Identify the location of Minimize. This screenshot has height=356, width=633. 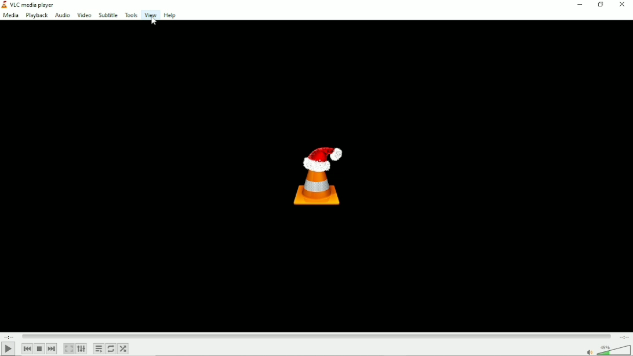
(582, 5).